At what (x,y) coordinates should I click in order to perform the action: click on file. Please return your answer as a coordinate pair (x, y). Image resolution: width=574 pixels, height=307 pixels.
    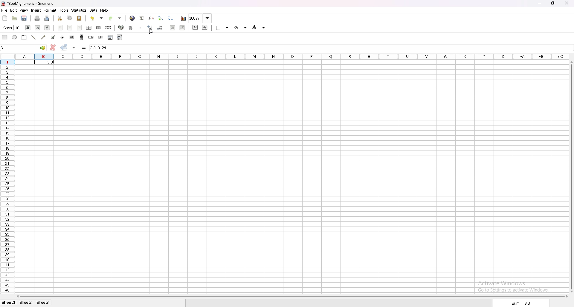
    Looking at the image, I should click on (4, 10).